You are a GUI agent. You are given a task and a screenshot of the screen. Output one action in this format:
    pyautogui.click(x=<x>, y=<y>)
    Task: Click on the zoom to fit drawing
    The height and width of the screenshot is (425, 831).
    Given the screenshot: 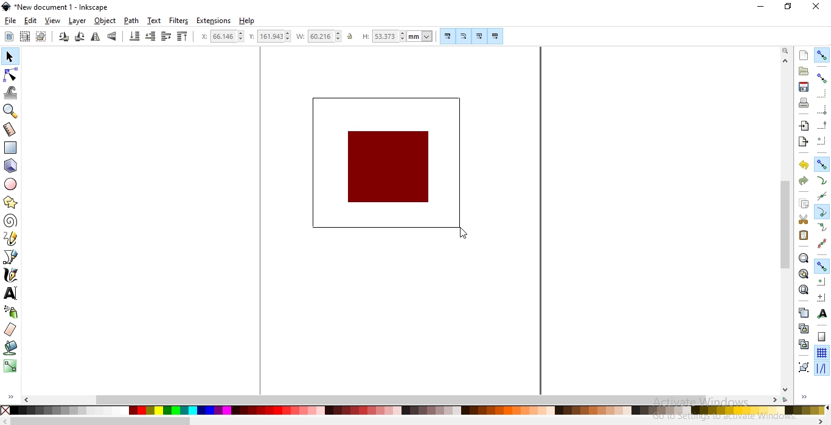 What is the action you would take?
    pyautogui.click(x=802, y=274)
    